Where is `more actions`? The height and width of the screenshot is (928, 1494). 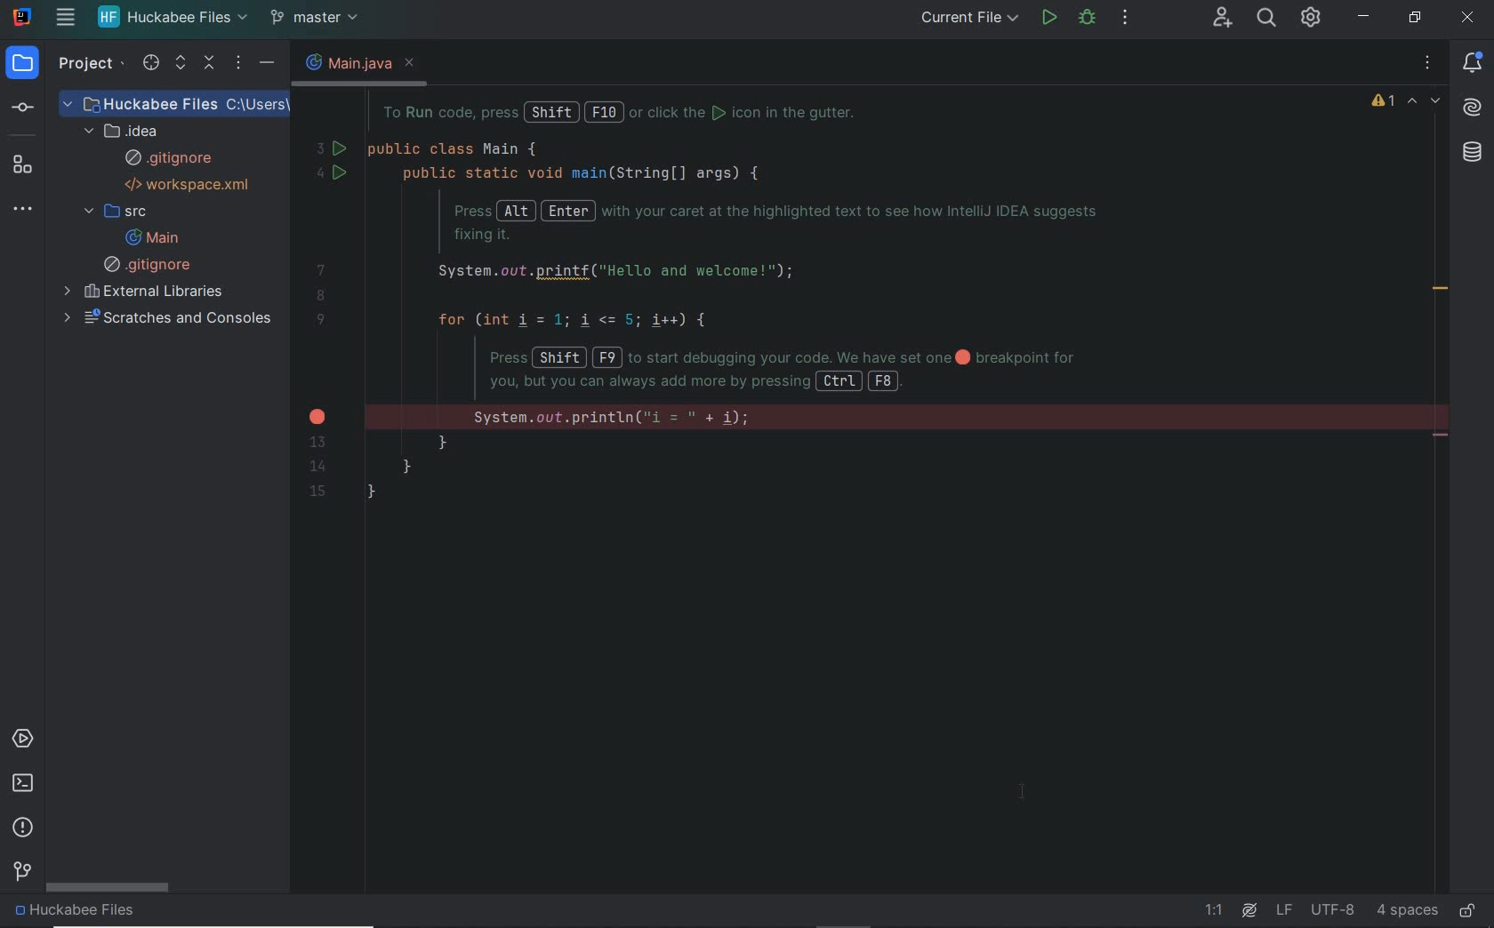 more actions is located at coordinates (1124, 19).